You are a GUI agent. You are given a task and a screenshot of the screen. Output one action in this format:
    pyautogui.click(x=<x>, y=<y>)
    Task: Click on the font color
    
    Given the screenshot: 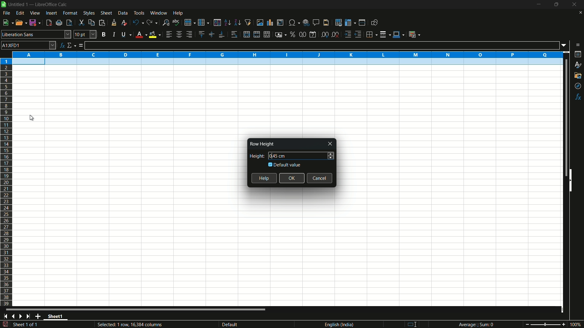 What is the action you would take?
    pyautogui.click(x=140, y=35)
    